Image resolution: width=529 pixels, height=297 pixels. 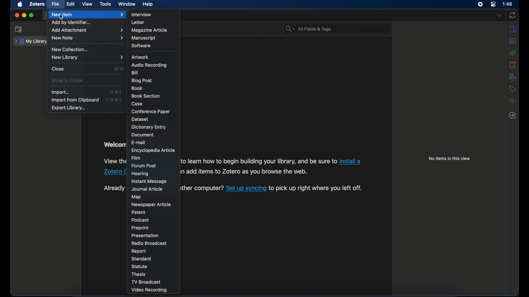 What do you see at coordinates (70, 50) in the screenshot?
I see `new collection` at bounding box center [70, 50].